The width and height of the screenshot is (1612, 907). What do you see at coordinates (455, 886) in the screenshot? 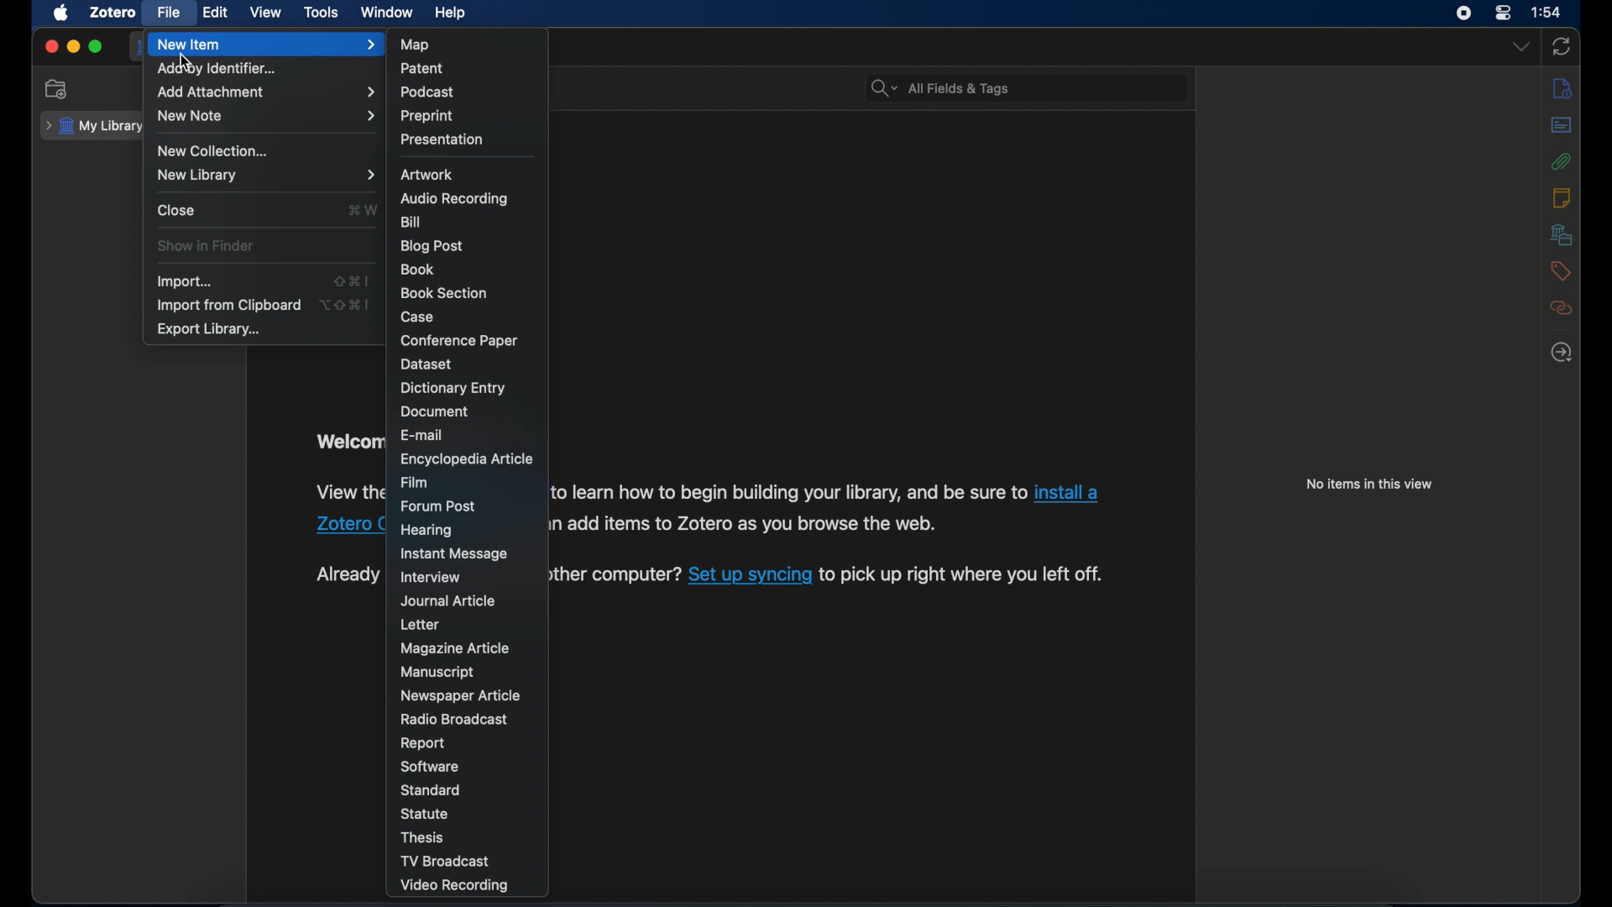
I see `video recording` at bounding box center [455, 886].